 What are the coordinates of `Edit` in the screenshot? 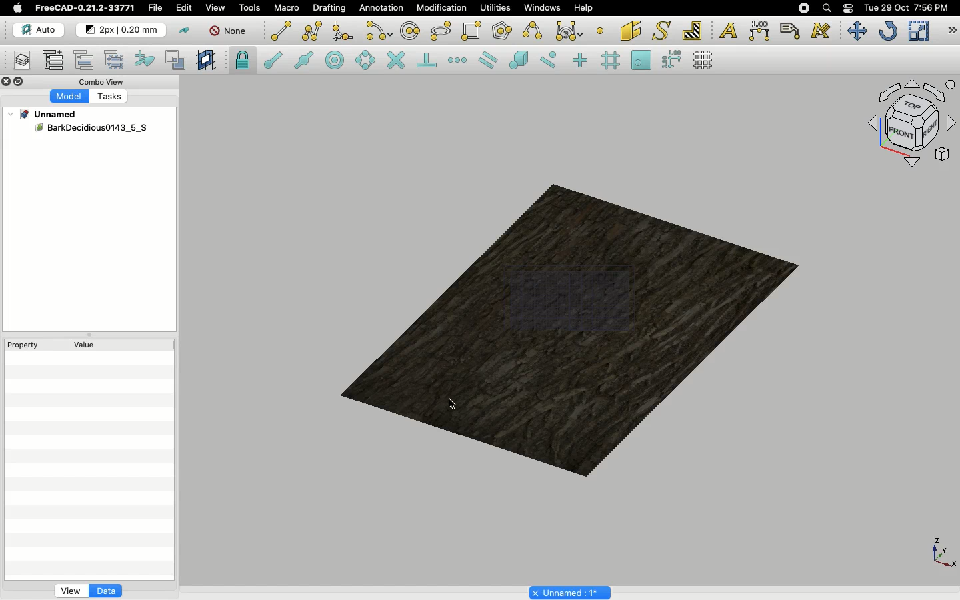 It's located at (185, 7).